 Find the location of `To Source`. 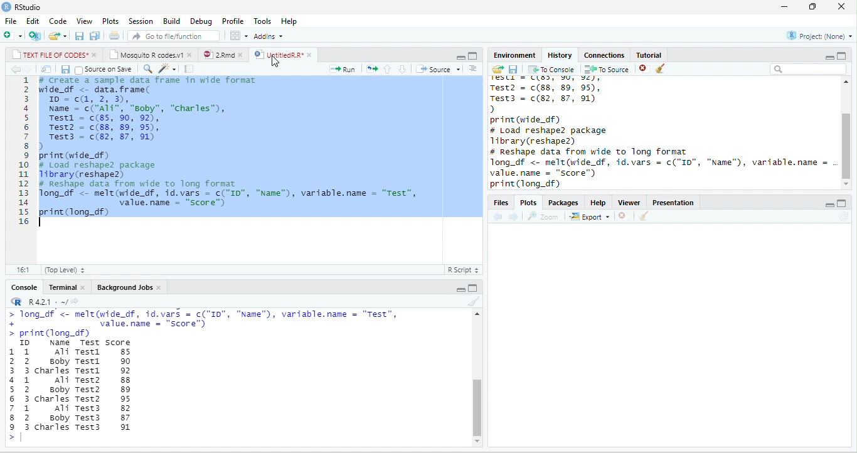

To Source is located at coordinates (607, 68).